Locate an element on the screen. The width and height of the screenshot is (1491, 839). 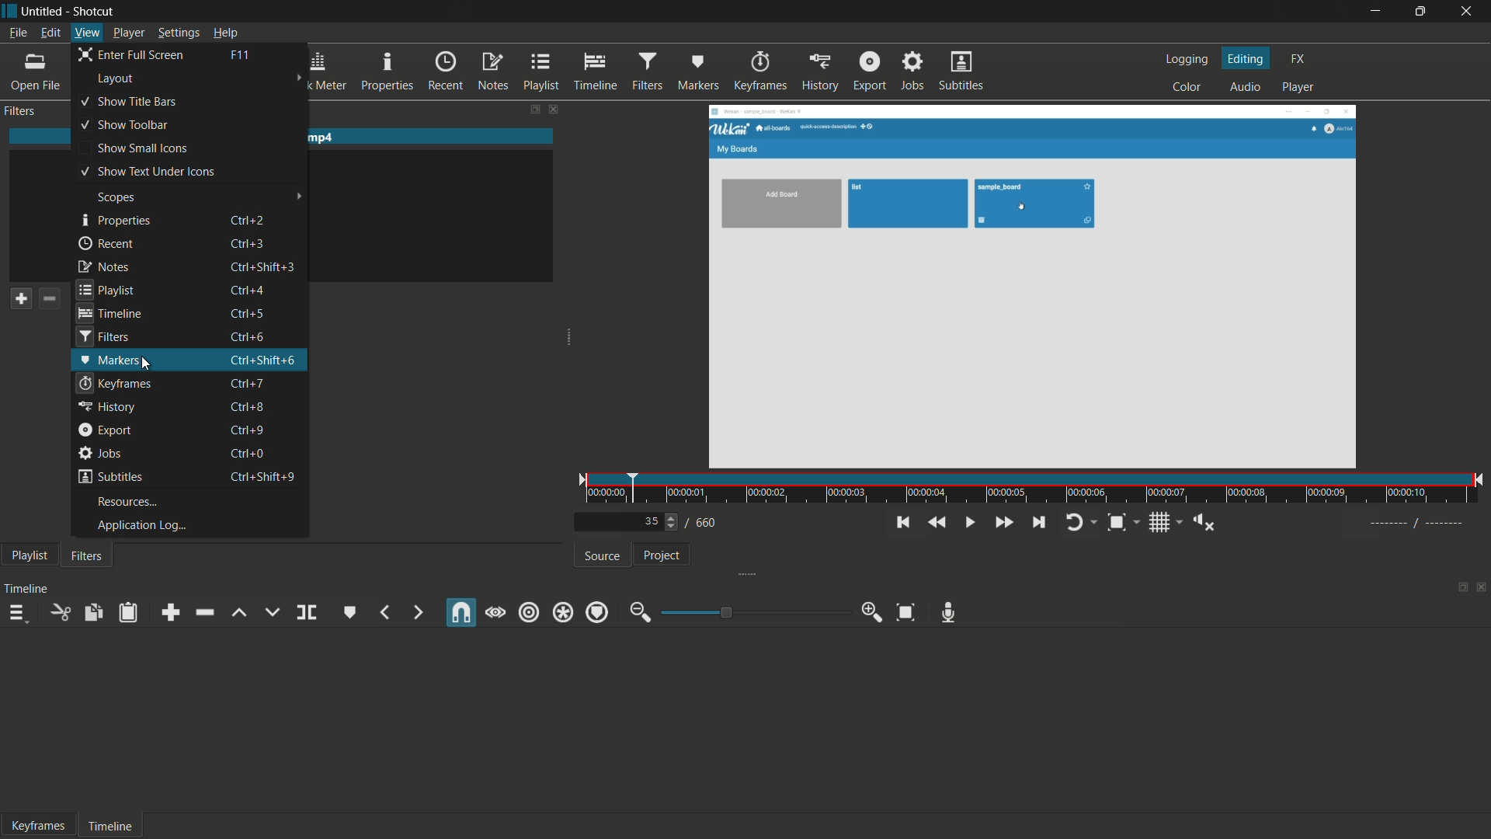
playlist is located at coordinates (30, 556).